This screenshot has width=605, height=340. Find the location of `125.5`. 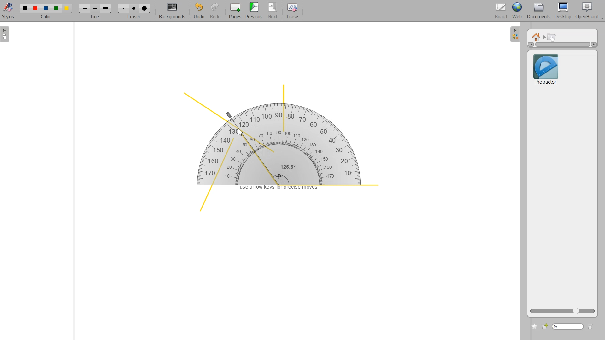

125.5 is located at coordinates (288, 167).